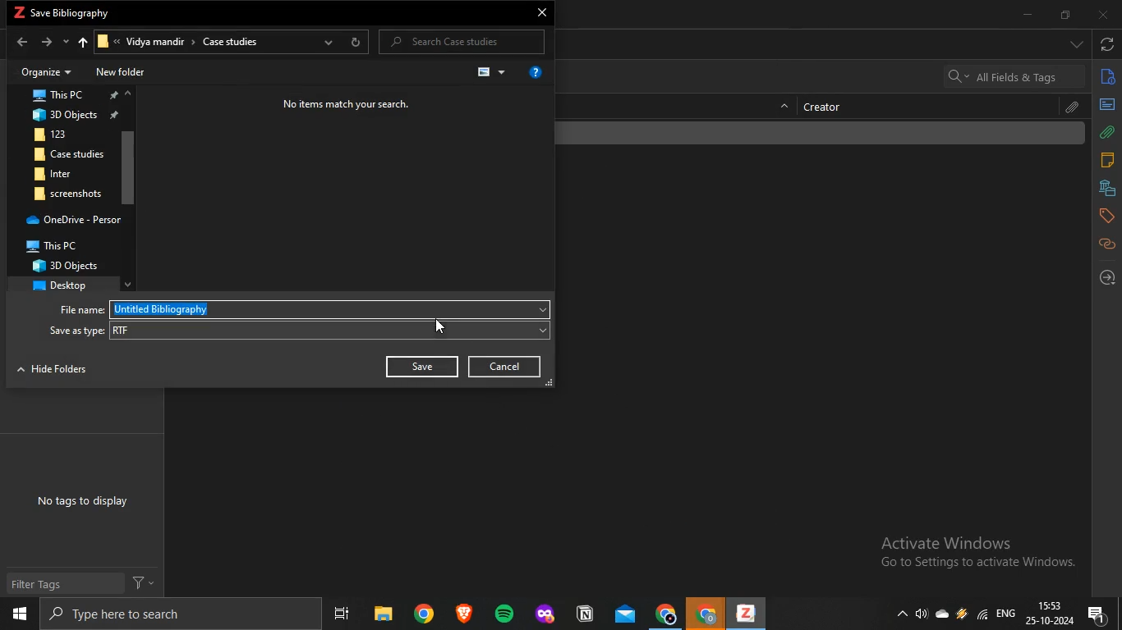 The height and width of the screenshot is (630, 1122). What do you see at coordinates (1107, 187) in the screenshot?
I see `libraries and collections` at bounding box center [1107, 187].